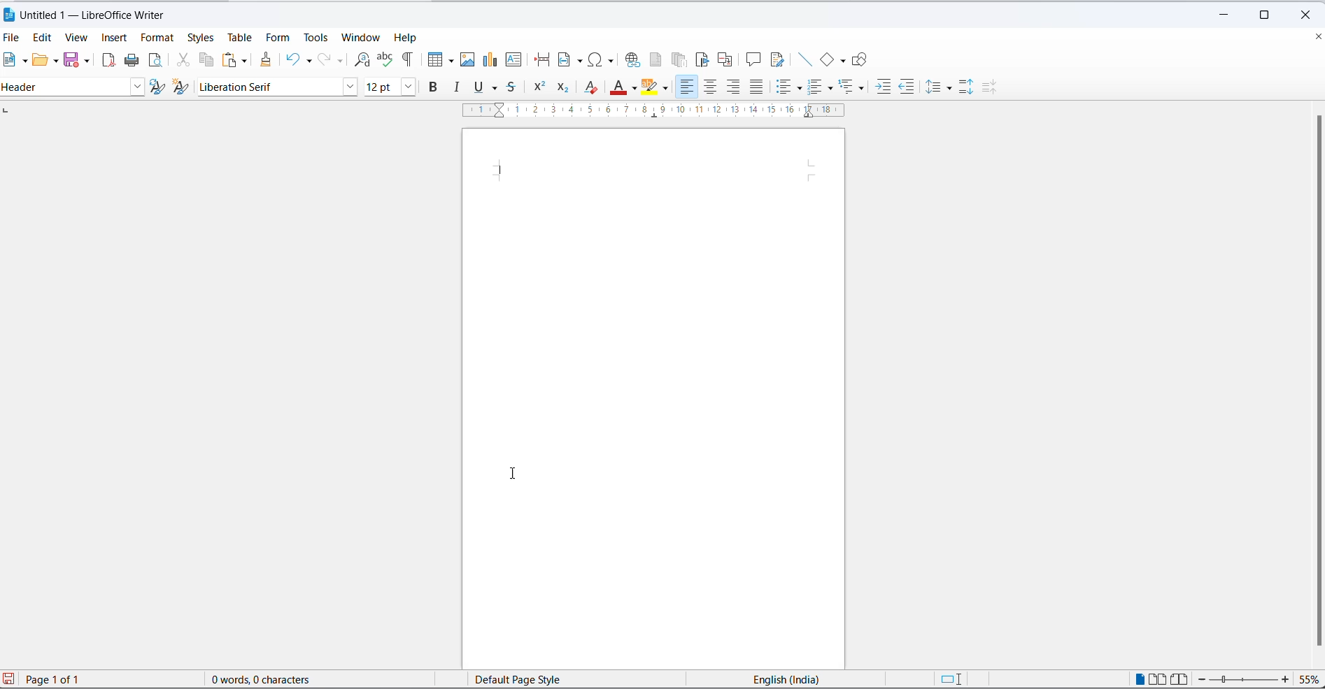 Image resolution: width=1325 pixels, height=689 pixels. Describe the element at coordinates (437, 87) in the screenshot. I see `bold` at that location.